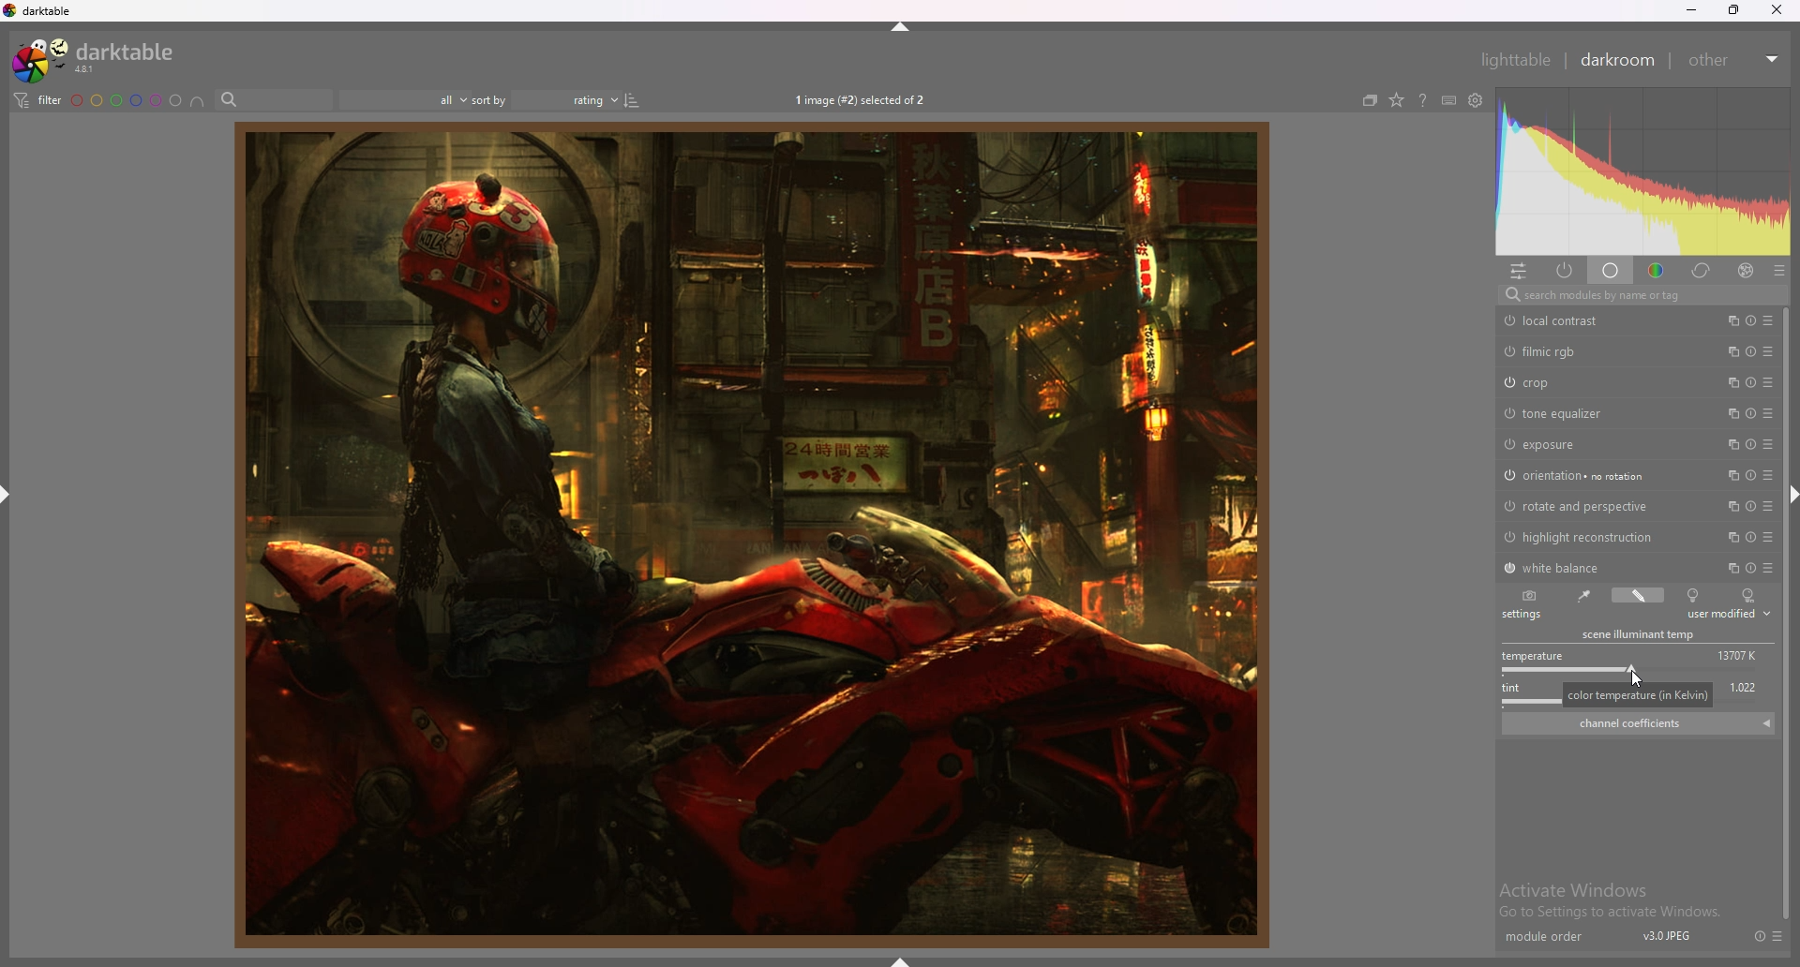  Describe the element at coordinates (1751, 413) in the screenshot. I see `reset` at that location.